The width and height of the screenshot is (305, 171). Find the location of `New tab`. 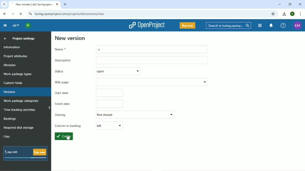

New tab is located at coordinates (66, 4).